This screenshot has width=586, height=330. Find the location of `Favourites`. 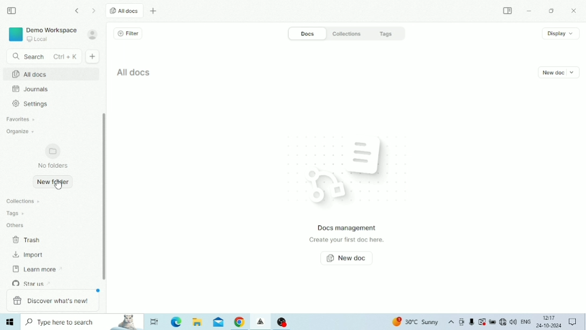

Favourites is located at coordinates (21, 119).